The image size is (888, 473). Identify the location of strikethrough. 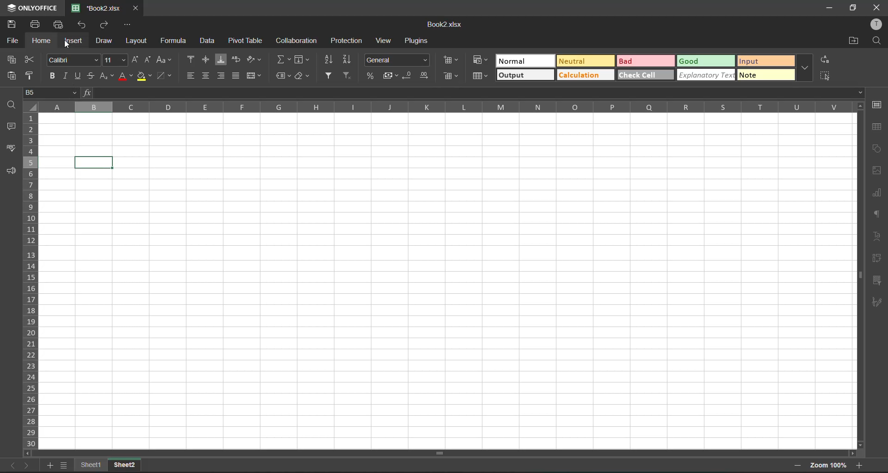
(92, 76).